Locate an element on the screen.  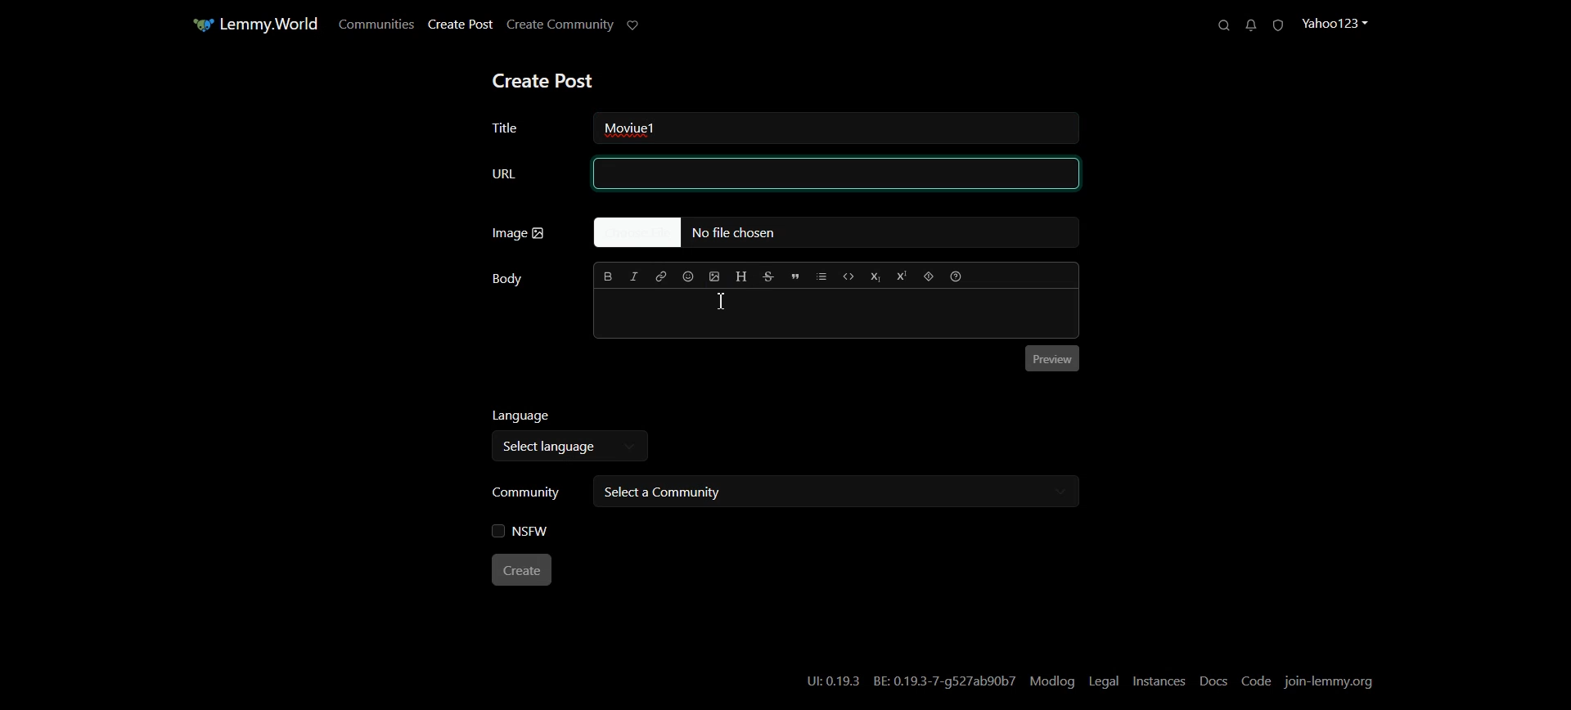
Bold  is located at coordinates (608, 276).